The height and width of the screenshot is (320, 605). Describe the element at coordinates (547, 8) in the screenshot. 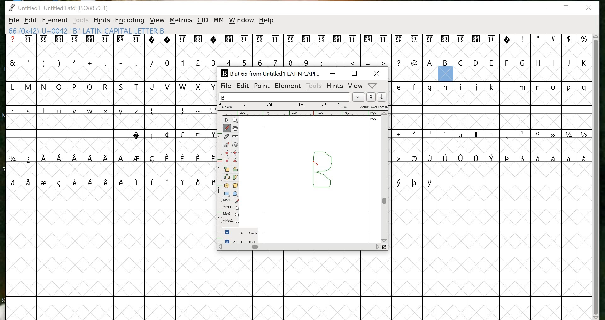

I see `minimize` at that location.